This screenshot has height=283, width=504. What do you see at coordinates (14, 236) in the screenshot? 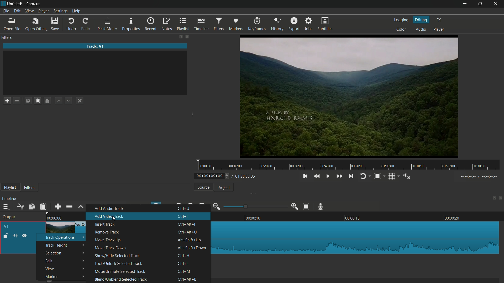
I see `mute` at bounding box center [14, 236].